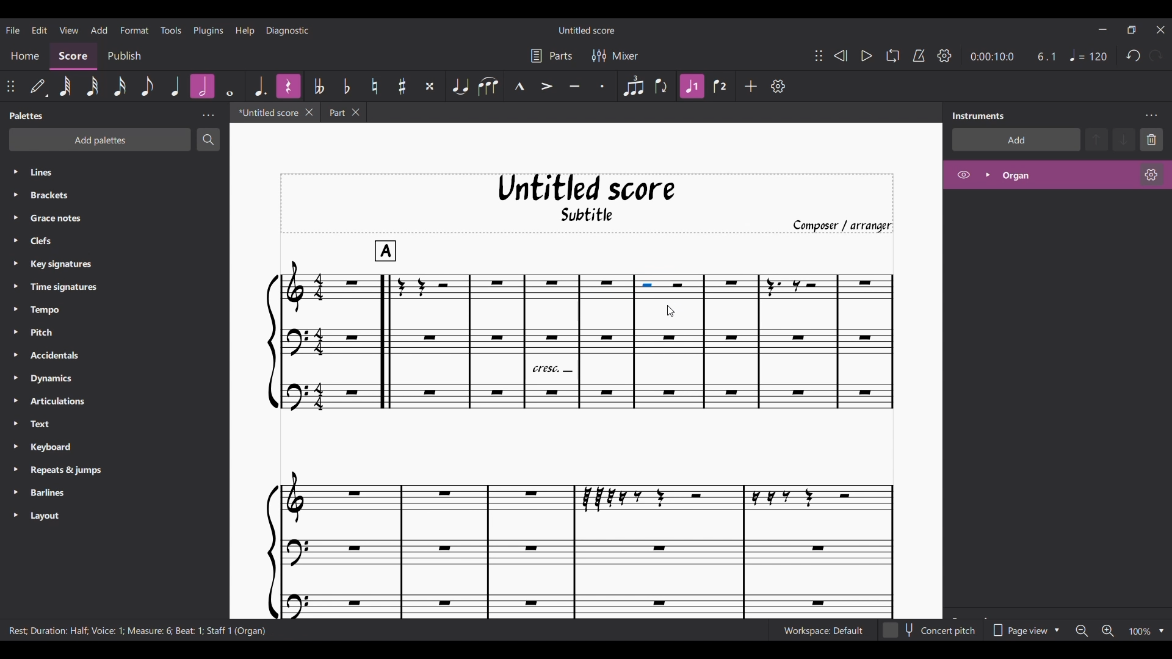 The height and width of the screenshot is (659, 1172). I want to click on Expand Organ, so click(986, 175).